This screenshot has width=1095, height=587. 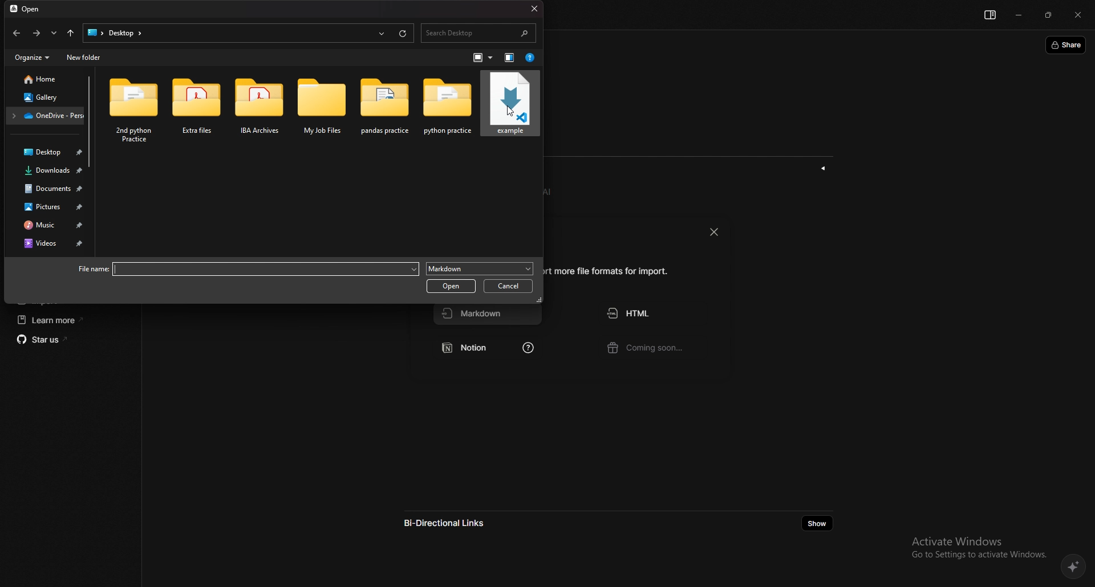 I want to click on folder, so click(x=325, y=112).